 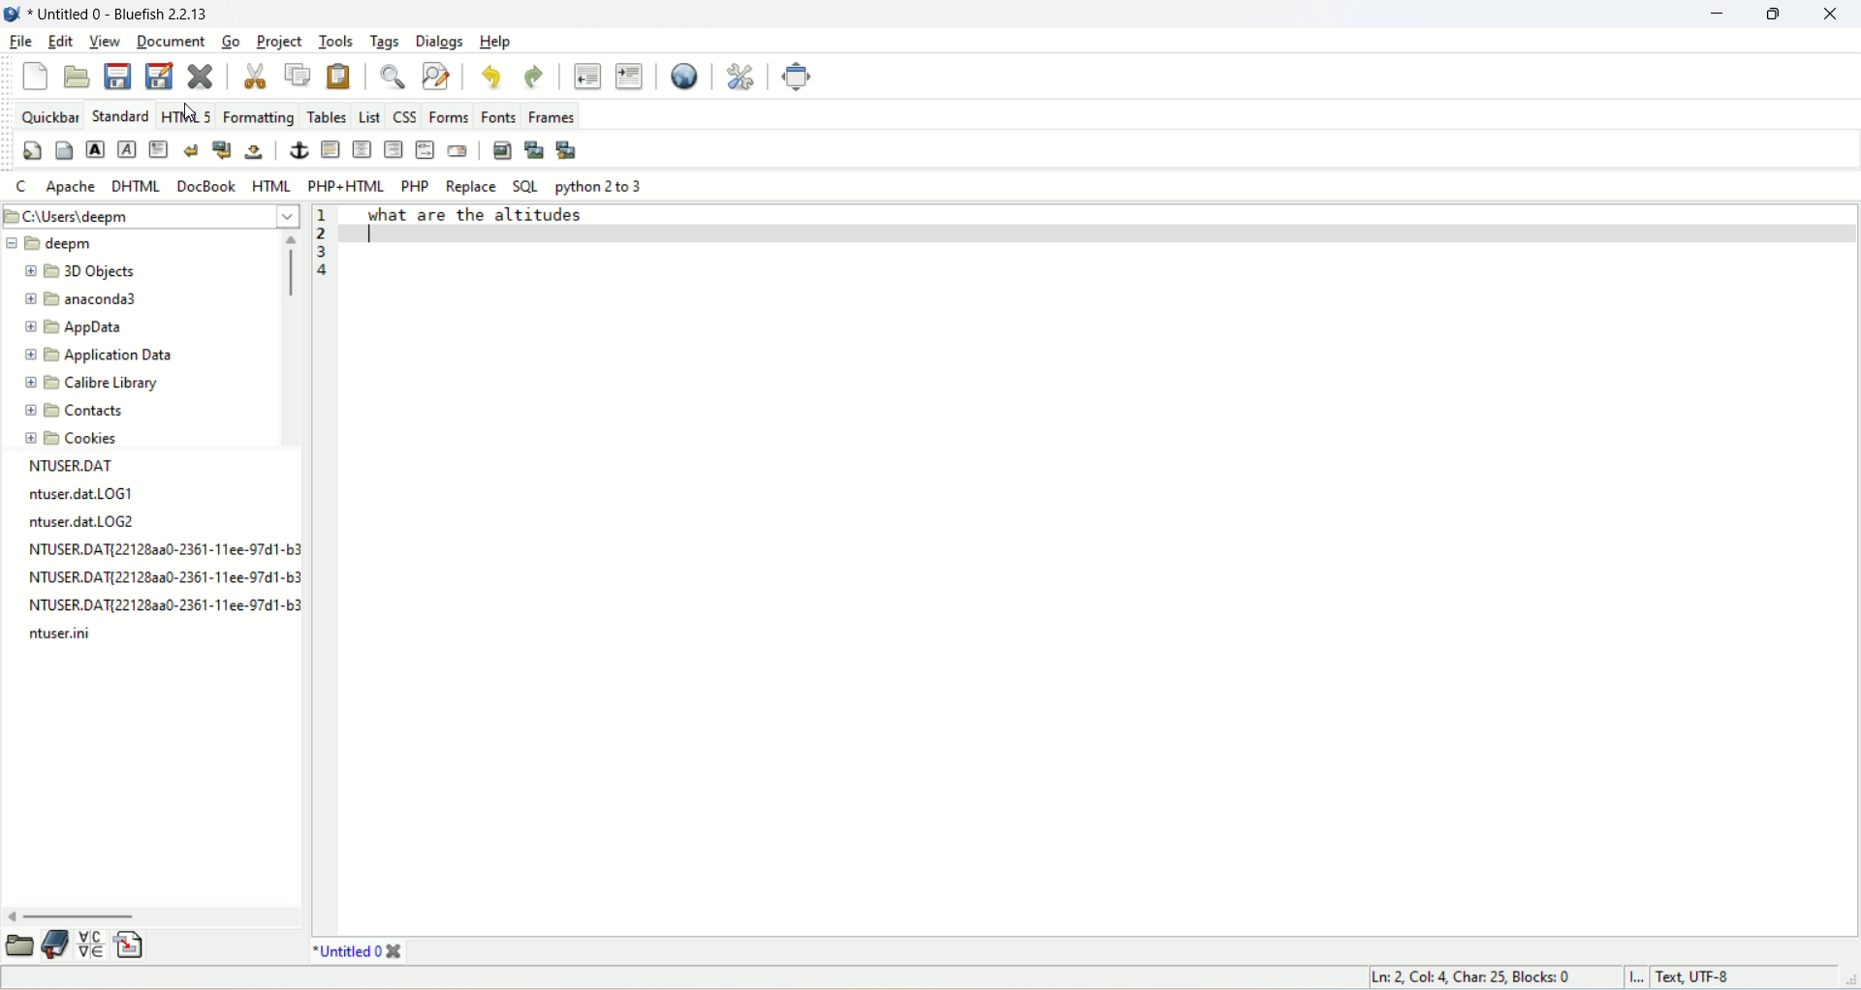 What do you see at coordinates (200, 77) in the screenshot?
I see `close current file` at bounding box center [200, 77].